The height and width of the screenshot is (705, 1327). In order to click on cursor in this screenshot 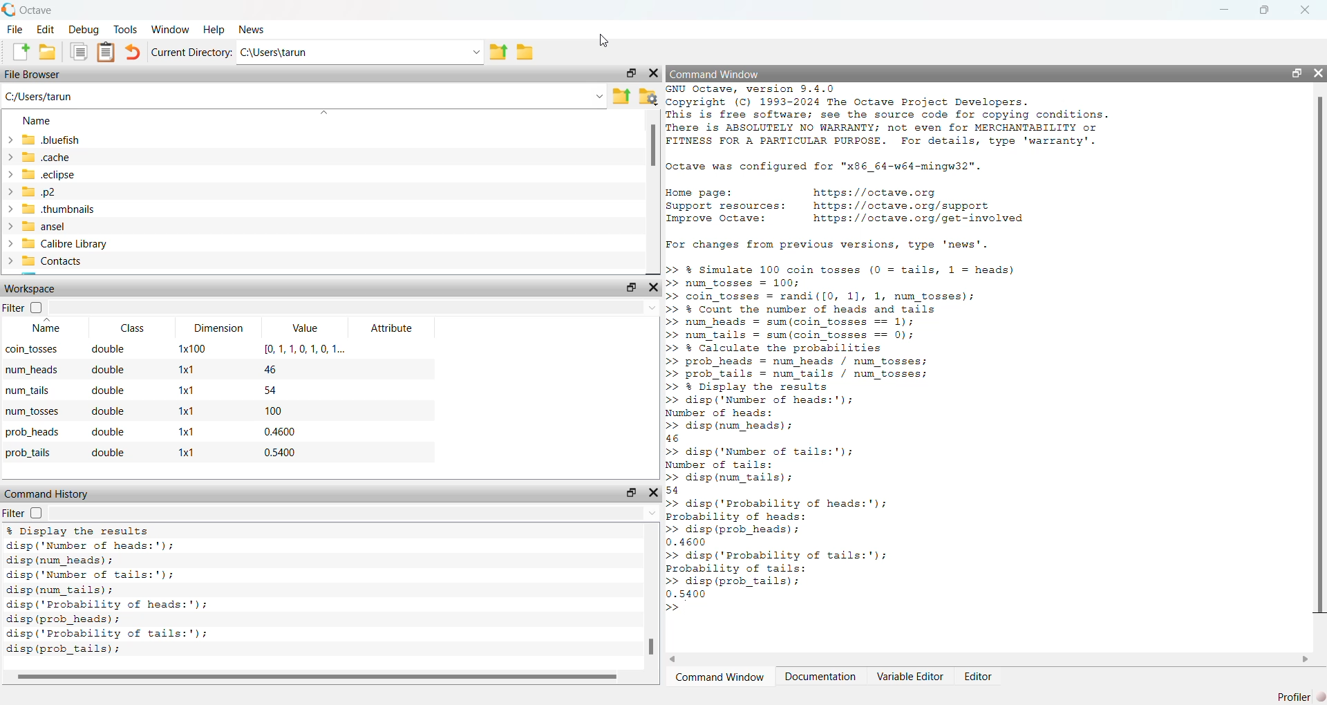, I will do `click(605, 41)`.